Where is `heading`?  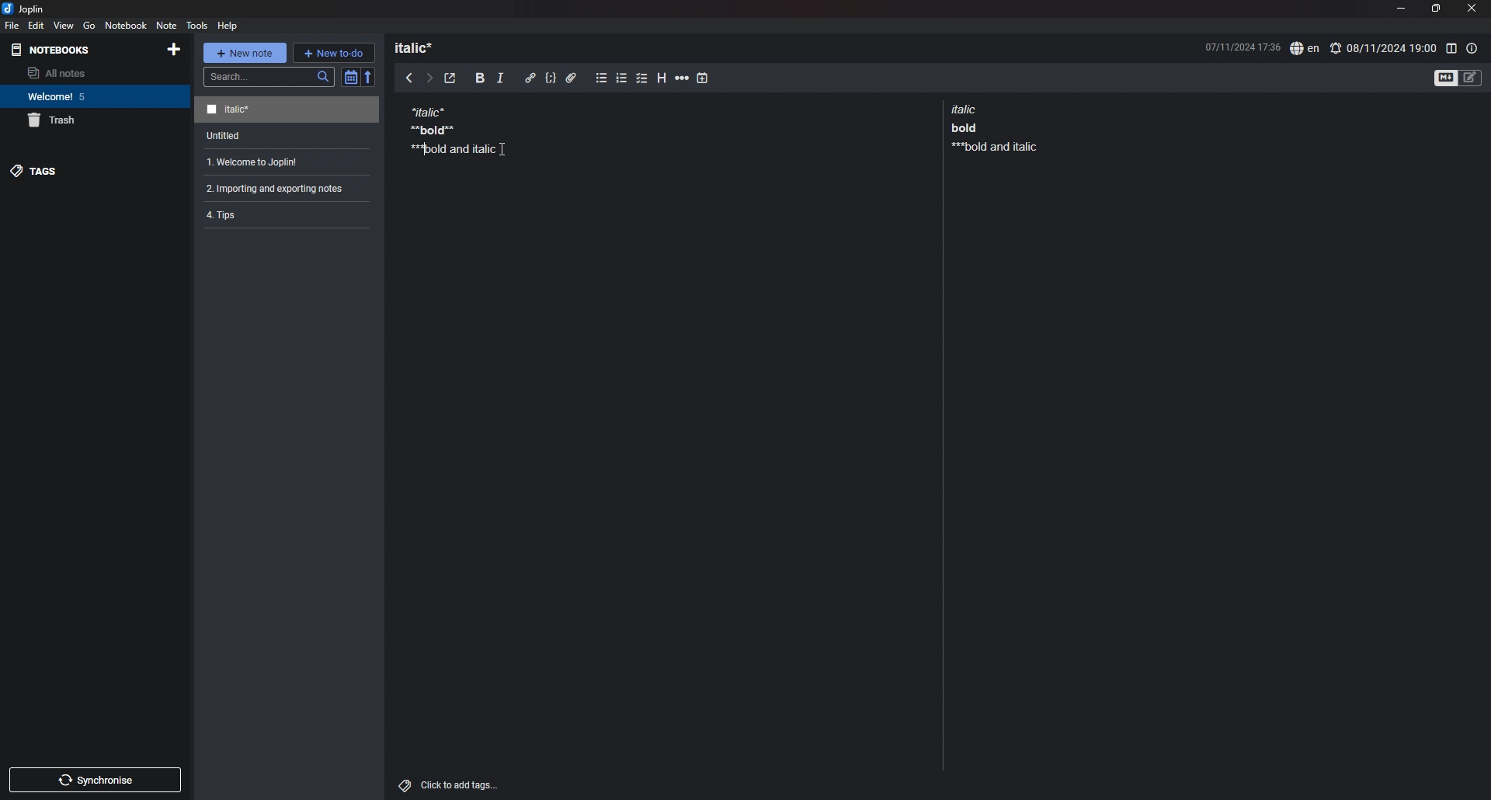
heading is located at coordinates (663, 78).